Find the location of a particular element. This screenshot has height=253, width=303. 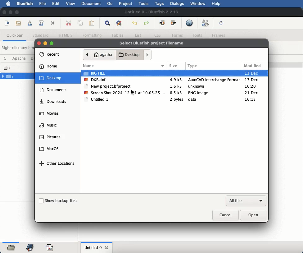

new file is located at coordinates (8, 23).